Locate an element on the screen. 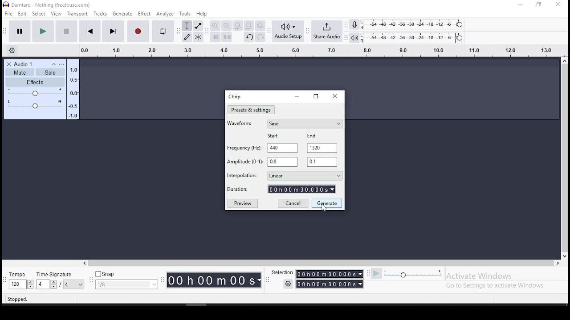  zoom out is located at coordinates (226, 25).